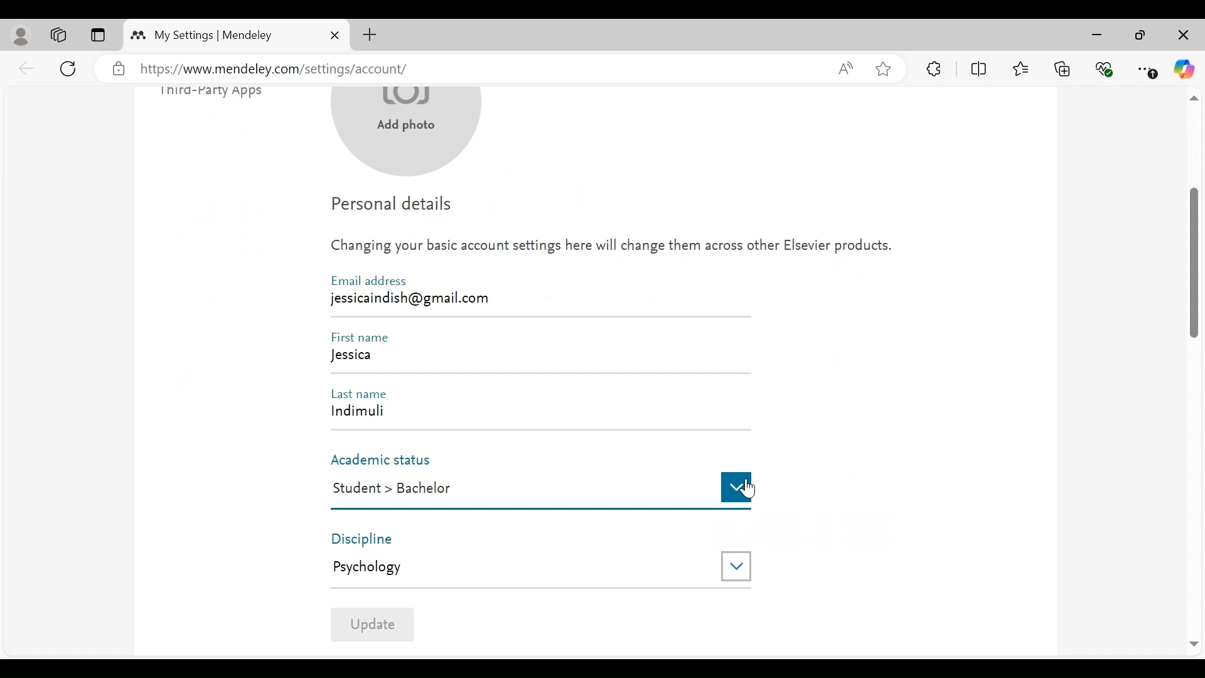 This screenshot has height=678, width=1205. What do you see at coordinates (370, 35) in the screenshot?
I see `New Tab` at bounding box center [370, 35].